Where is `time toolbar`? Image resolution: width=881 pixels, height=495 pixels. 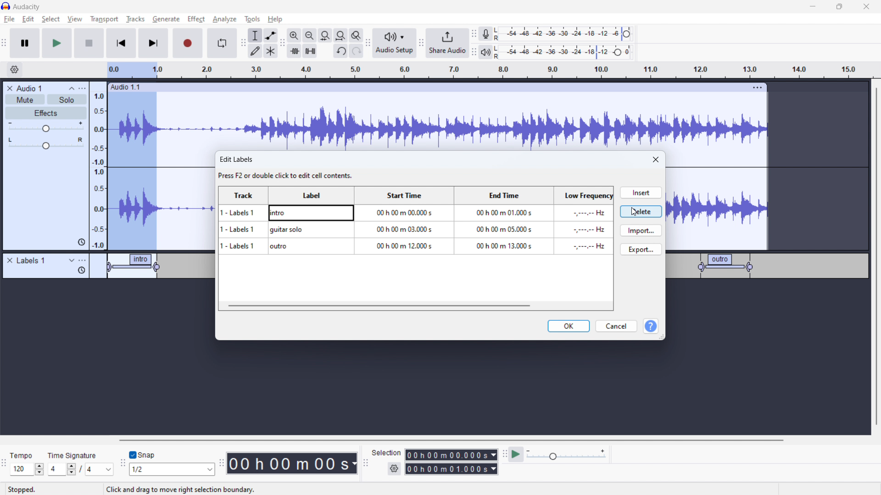
time toolbar is located at coordinates (221, 464).